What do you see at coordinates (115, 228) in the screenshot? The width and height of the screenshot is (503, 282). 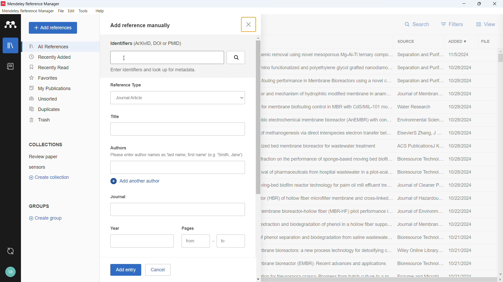 I see `year` at bounding box center [115, 228].